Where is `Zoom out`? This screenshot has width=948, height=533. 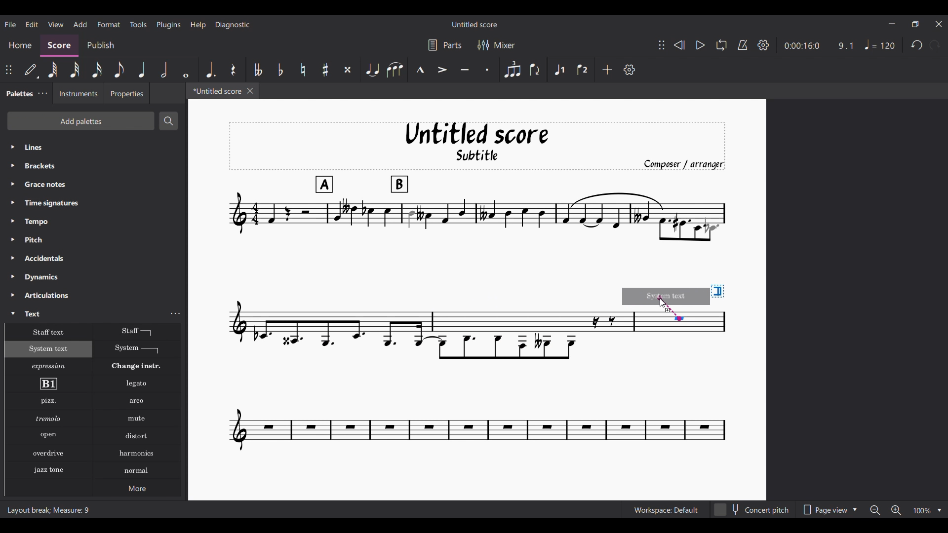
Zoom out is located at coordinates (875, 510).